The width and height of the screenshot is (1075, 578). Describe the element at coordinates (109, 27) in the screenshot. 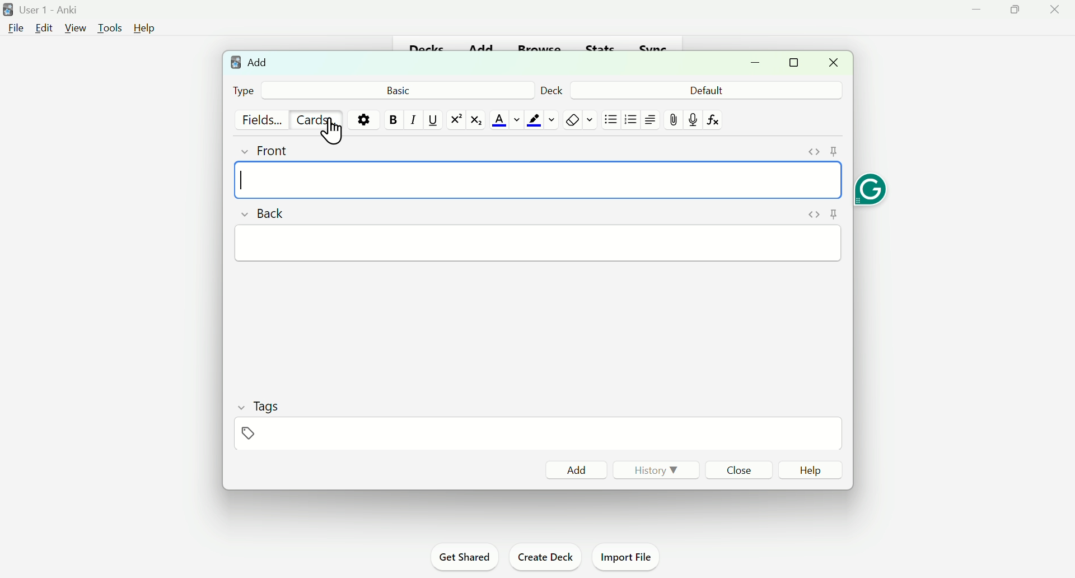

I see `Tools` at that location.